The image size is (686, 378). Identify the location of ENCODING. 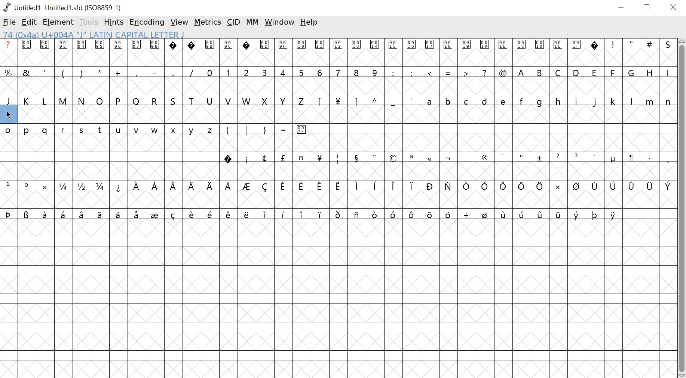
(147, 22).